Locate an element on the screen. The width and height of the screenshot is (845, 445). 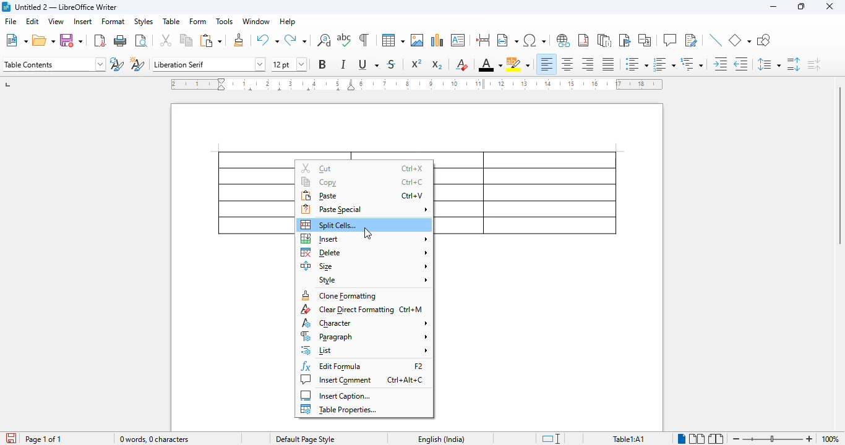
list is located at coordinates (365, 350).